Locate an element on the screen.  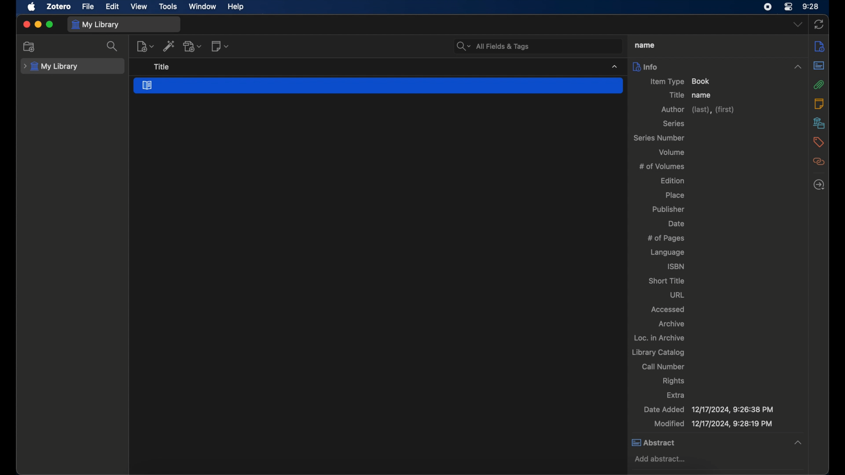
maximize is located at coordinates (50, 24).